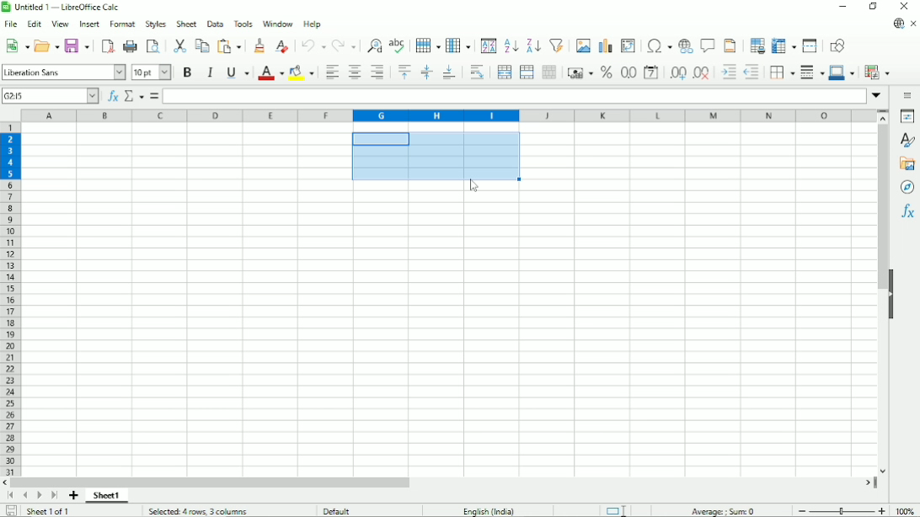  Describe the element at coordinates (112, 96) in the screenshot. I see `Function wizard` at that location.